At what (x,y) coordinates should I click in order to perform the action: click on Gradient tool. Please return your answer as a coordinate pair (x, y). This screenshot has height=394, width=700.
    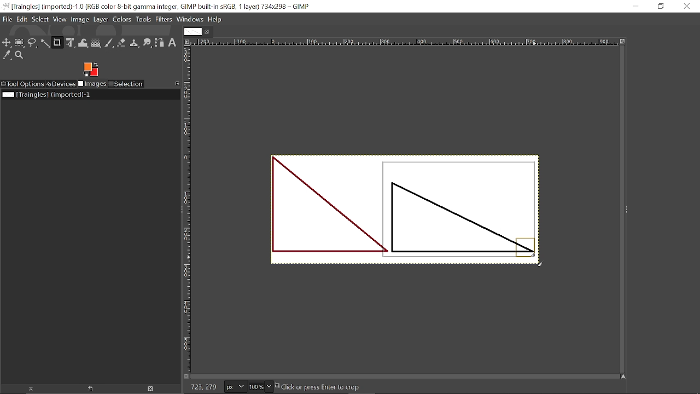
    Looking at the image, I should click on (96, 43).